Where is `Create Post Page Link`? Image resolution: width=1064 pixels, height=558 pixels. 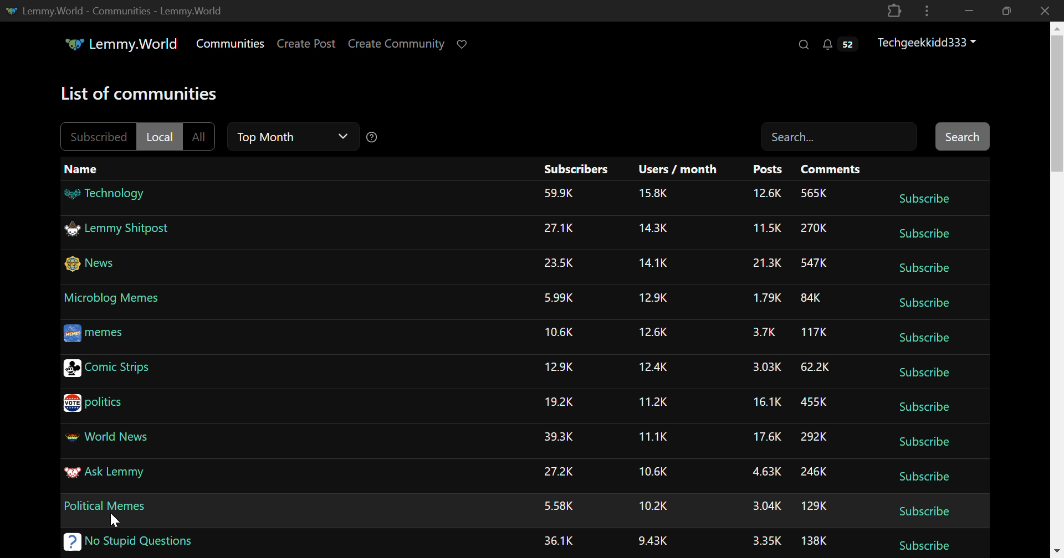
Create Post Page Link is located at coordinates (306, 44).